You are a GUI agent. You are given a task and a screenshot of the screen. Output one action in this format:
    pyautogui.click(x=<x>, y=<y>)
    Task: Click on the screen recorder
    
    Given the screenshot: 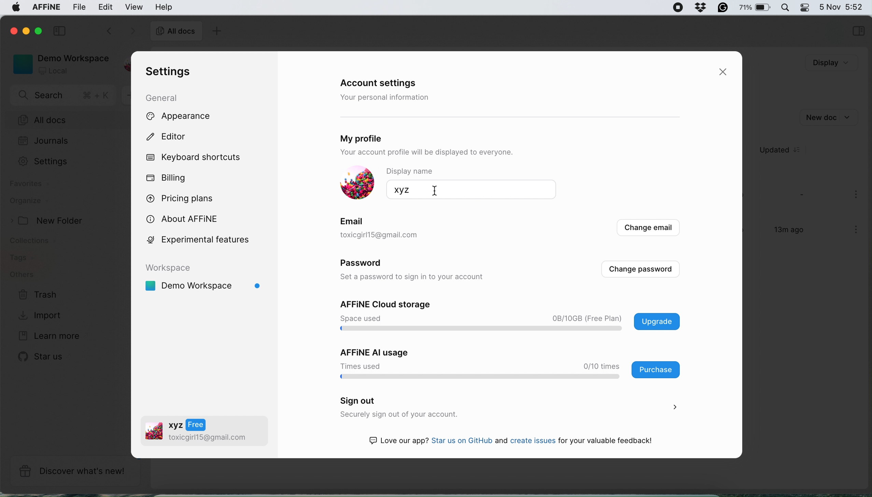 What is the action you would take?
    pyautogui.click(x=674, y=8)
    